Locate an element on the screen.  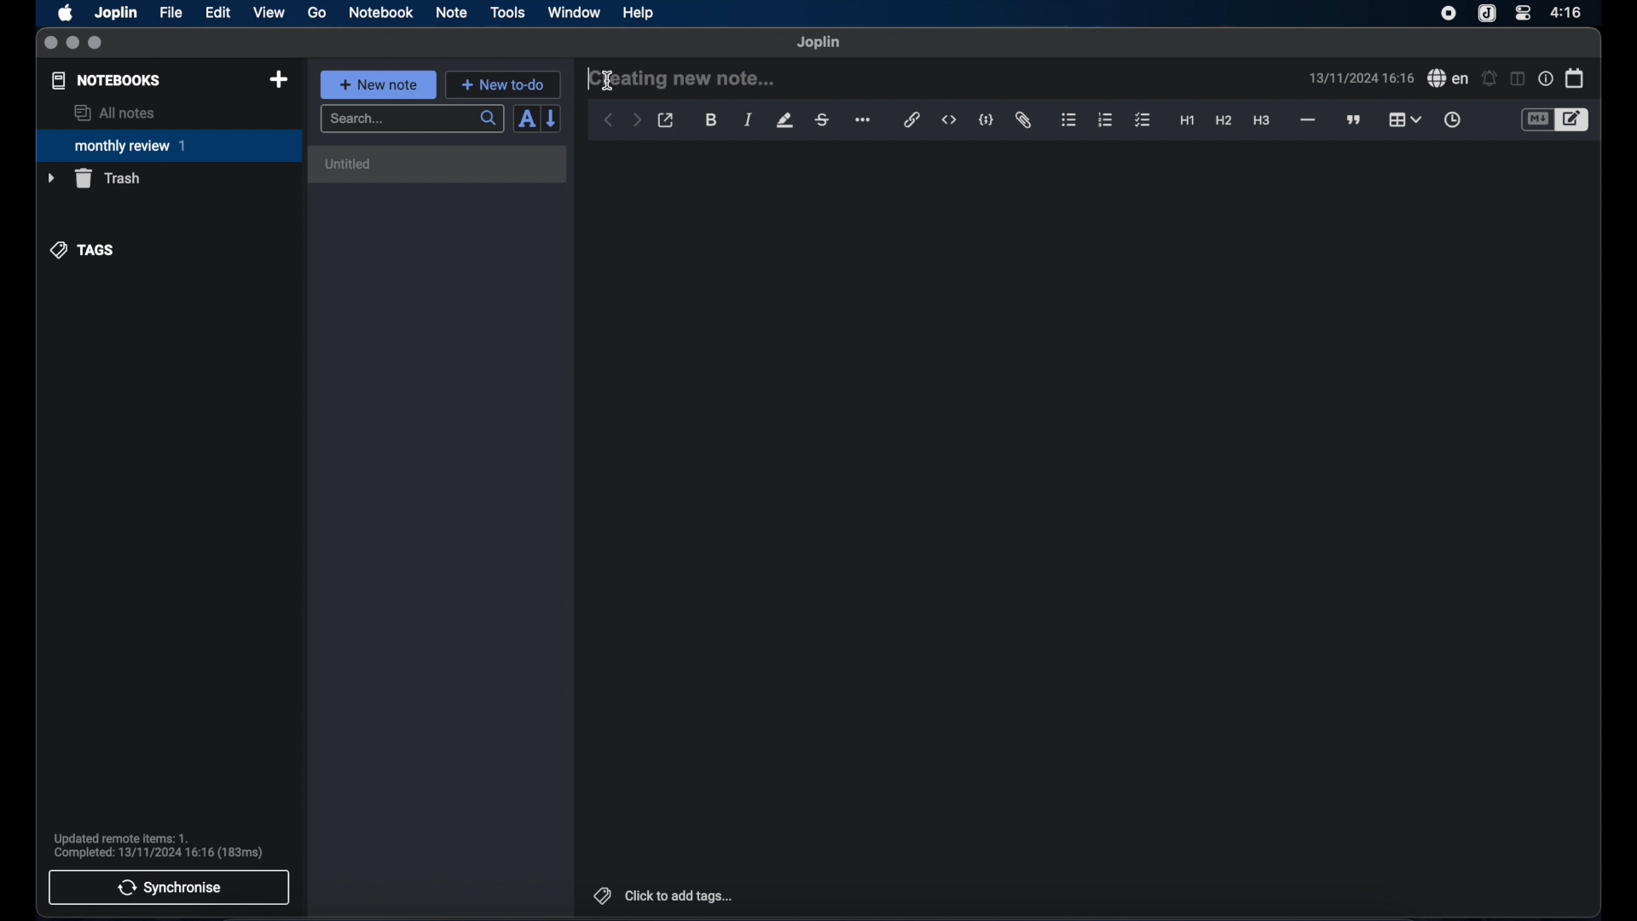
control center is located at coordinates (1522, 12).